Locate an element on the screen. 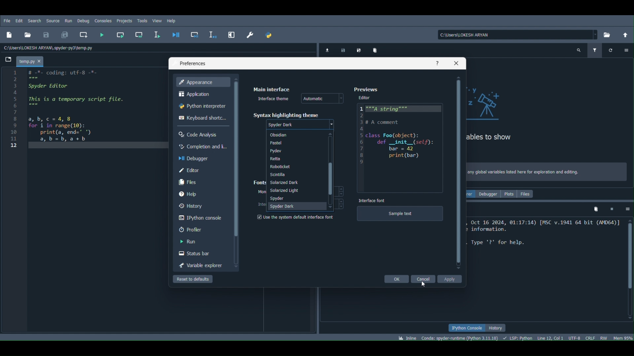 The height and width of the screenshot is (356, 634). Help is located at coordinates (171, 21).